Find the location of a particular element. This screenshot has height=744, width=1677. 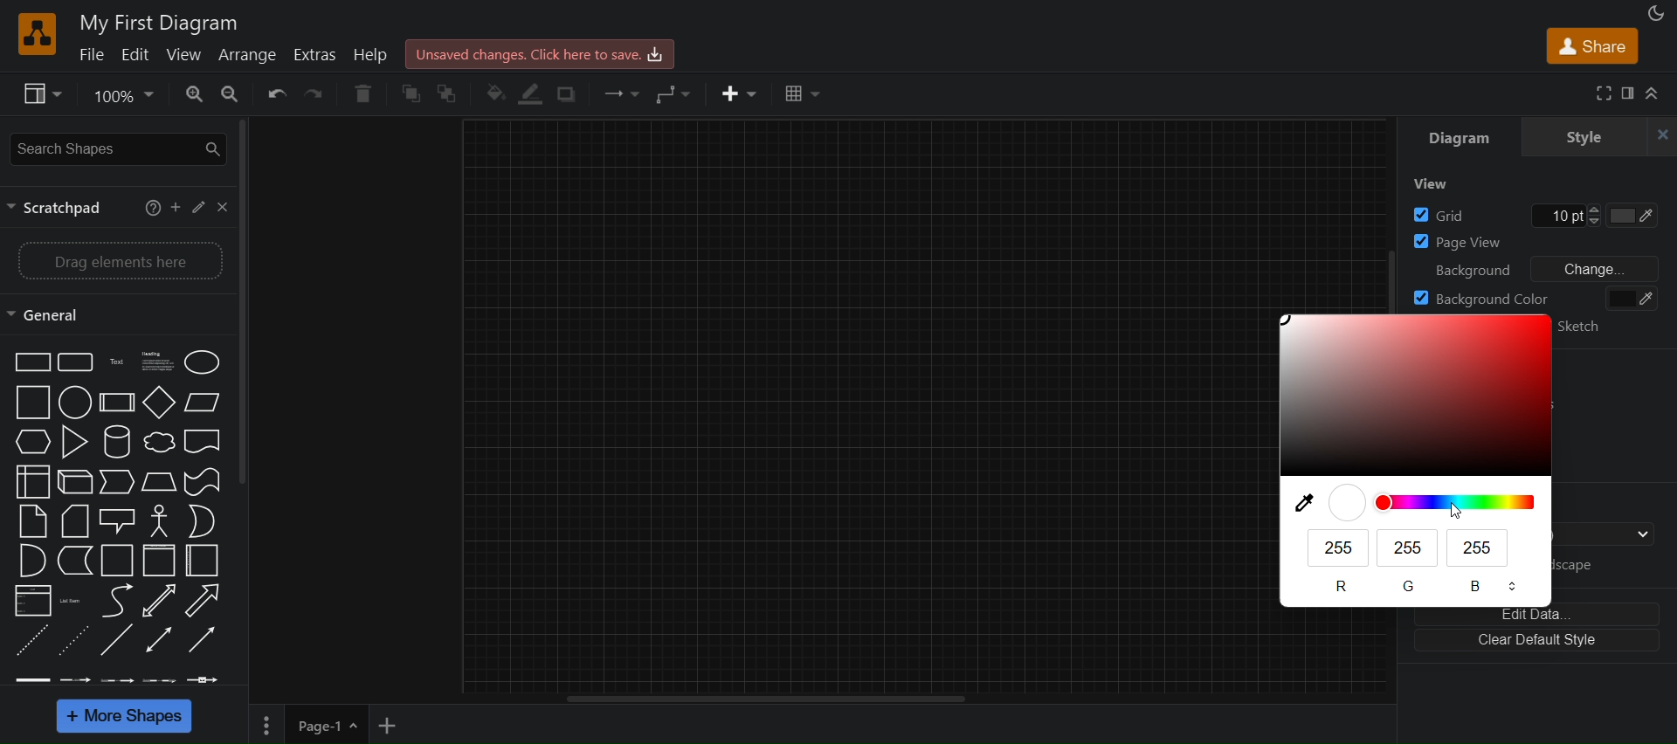

title is located at coordinates (158, 21).